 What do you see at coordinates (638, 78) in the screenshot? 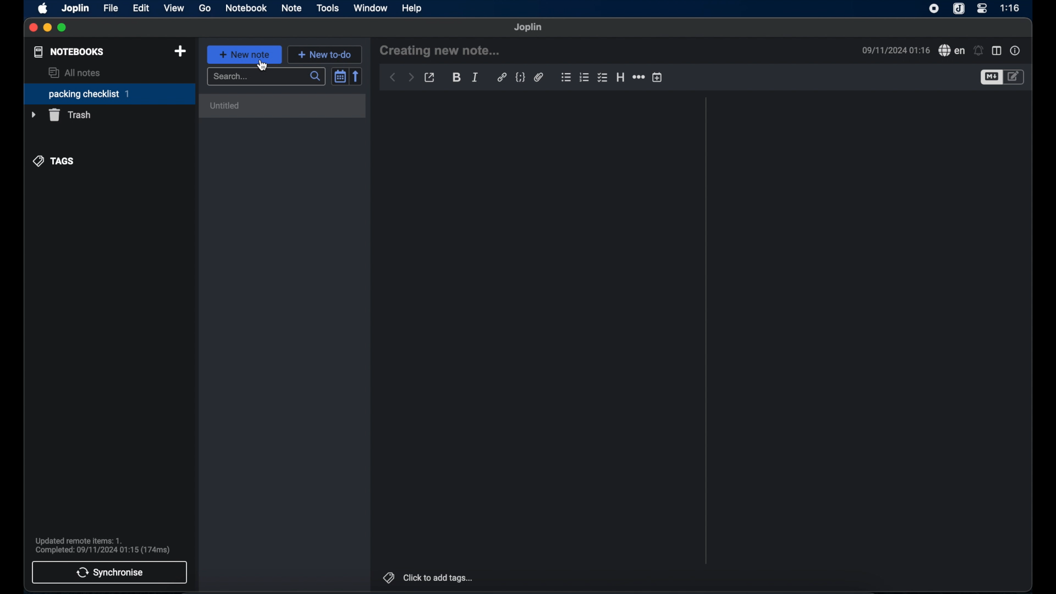
I see `horizontal rule` at bounding box center [638, 78].